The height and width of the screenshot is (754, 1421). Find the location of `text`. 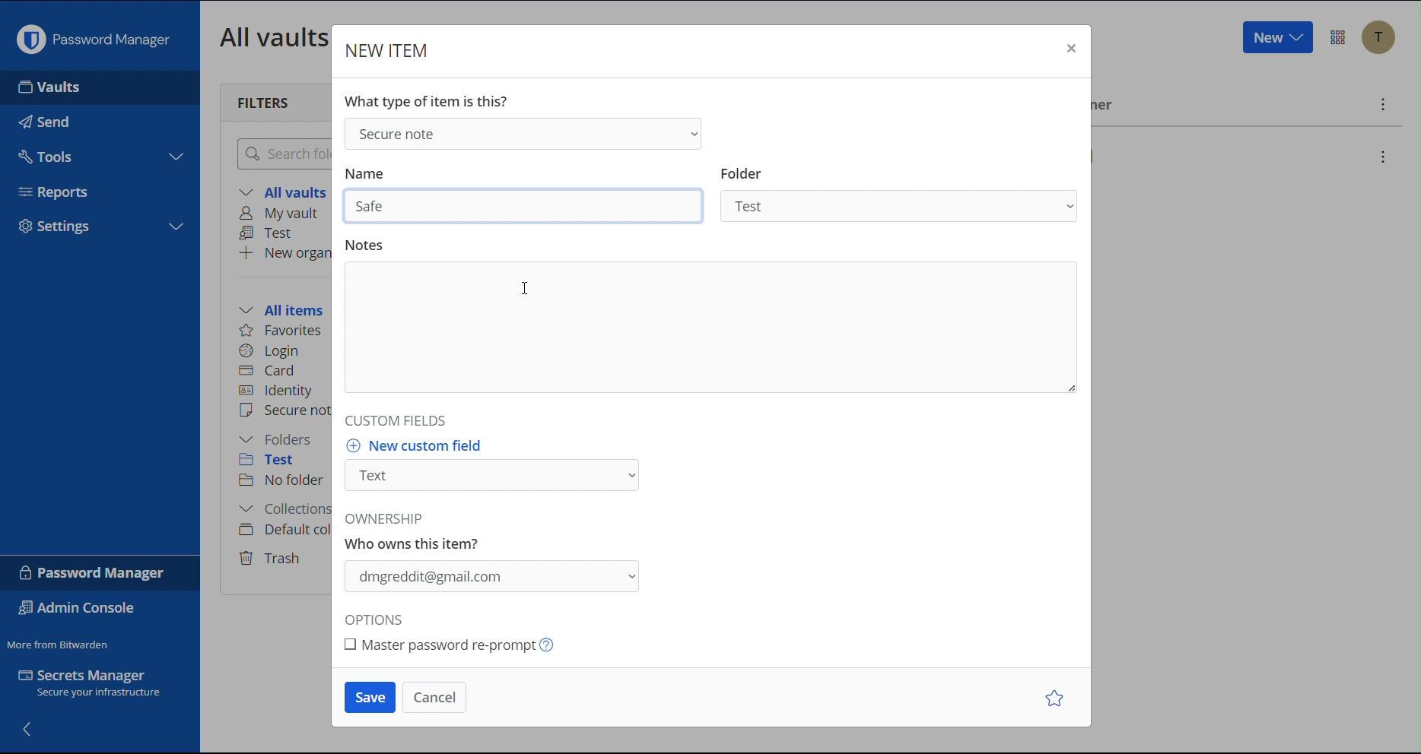

text is located at coordinates (416, 533).